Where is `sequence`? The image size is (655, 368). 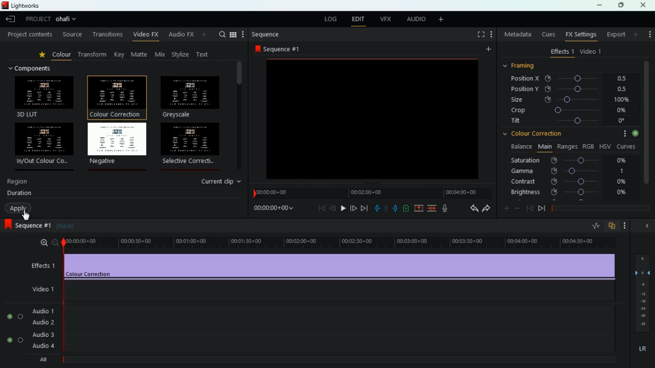
sequence is located at coordinates (38, 225).